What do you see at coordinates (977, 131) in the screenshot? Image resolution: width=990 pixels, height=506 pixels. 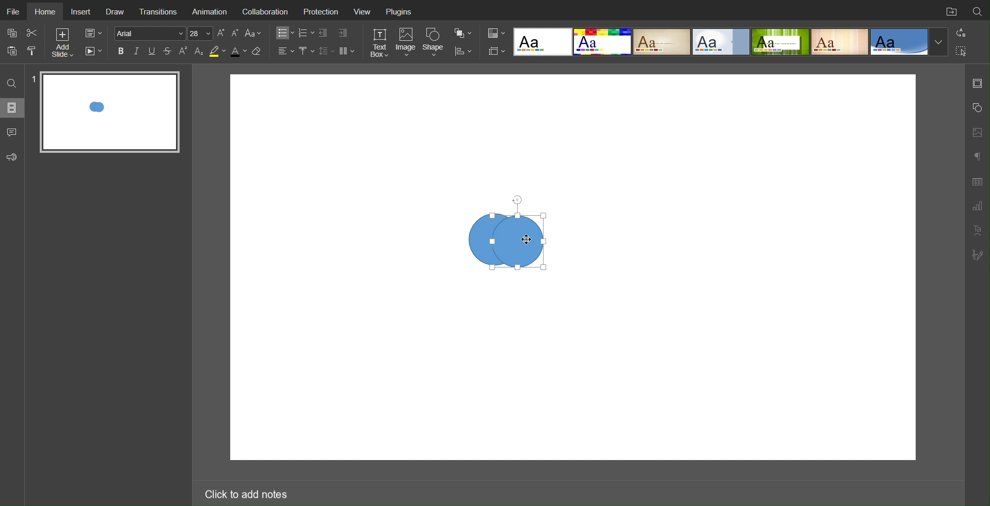 I see `Image Settings` at bounding box center [977, 131].